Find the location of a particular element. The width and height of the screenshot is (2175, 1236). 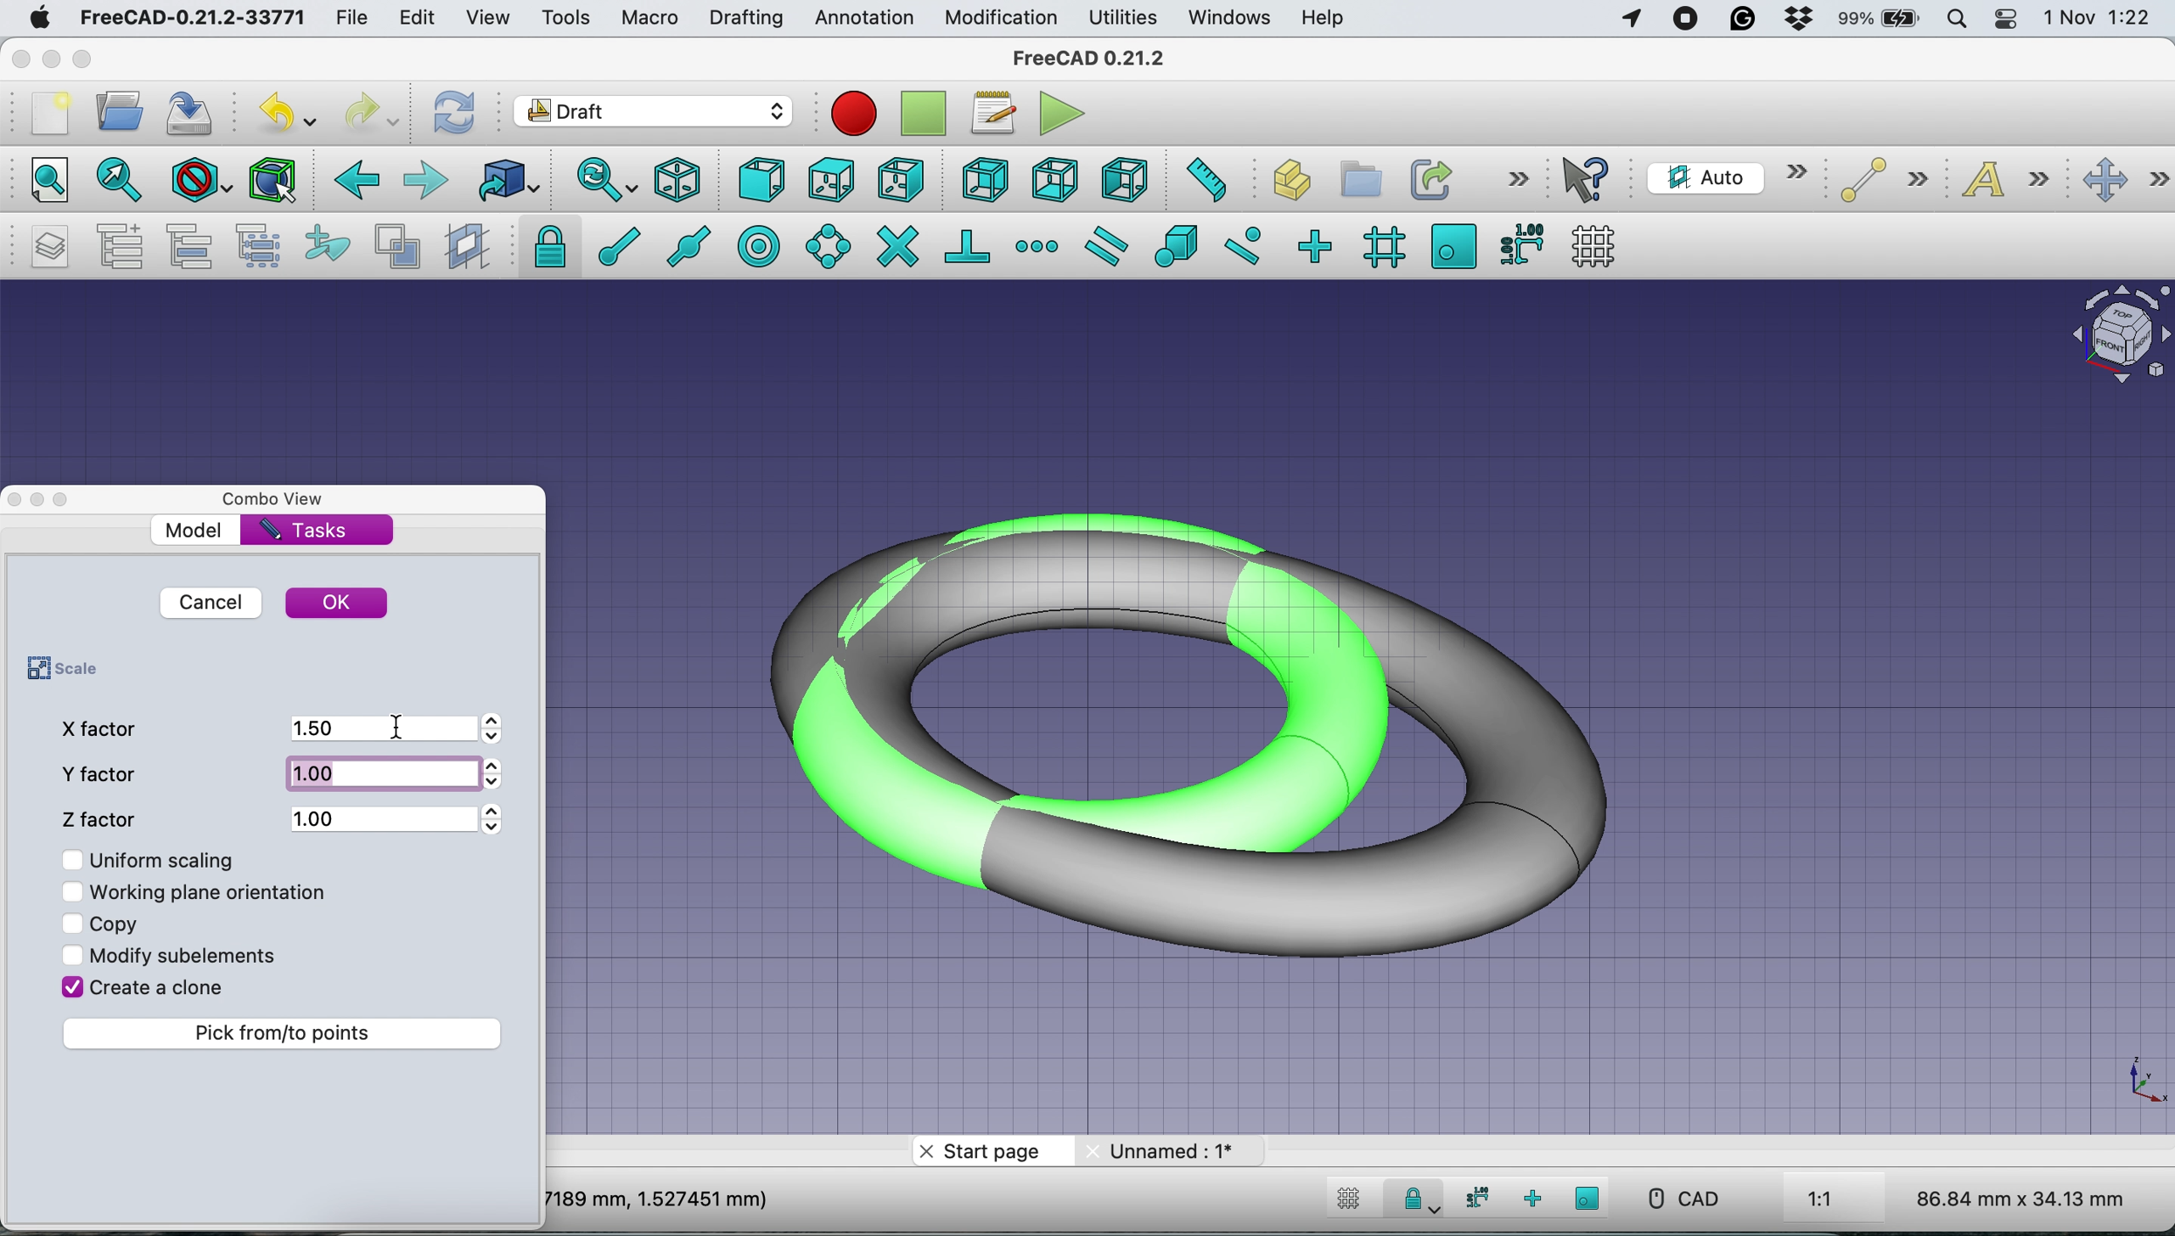

edit is located at coordinates (420, 19).